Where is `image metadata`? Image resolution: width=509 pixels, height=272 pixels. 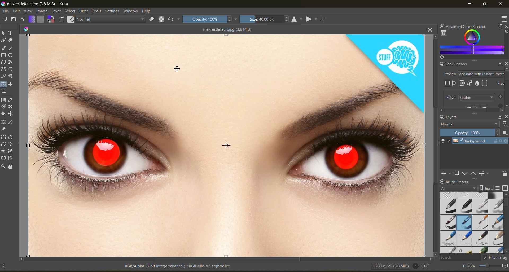
image metadata is located at coordinates (388, 266).